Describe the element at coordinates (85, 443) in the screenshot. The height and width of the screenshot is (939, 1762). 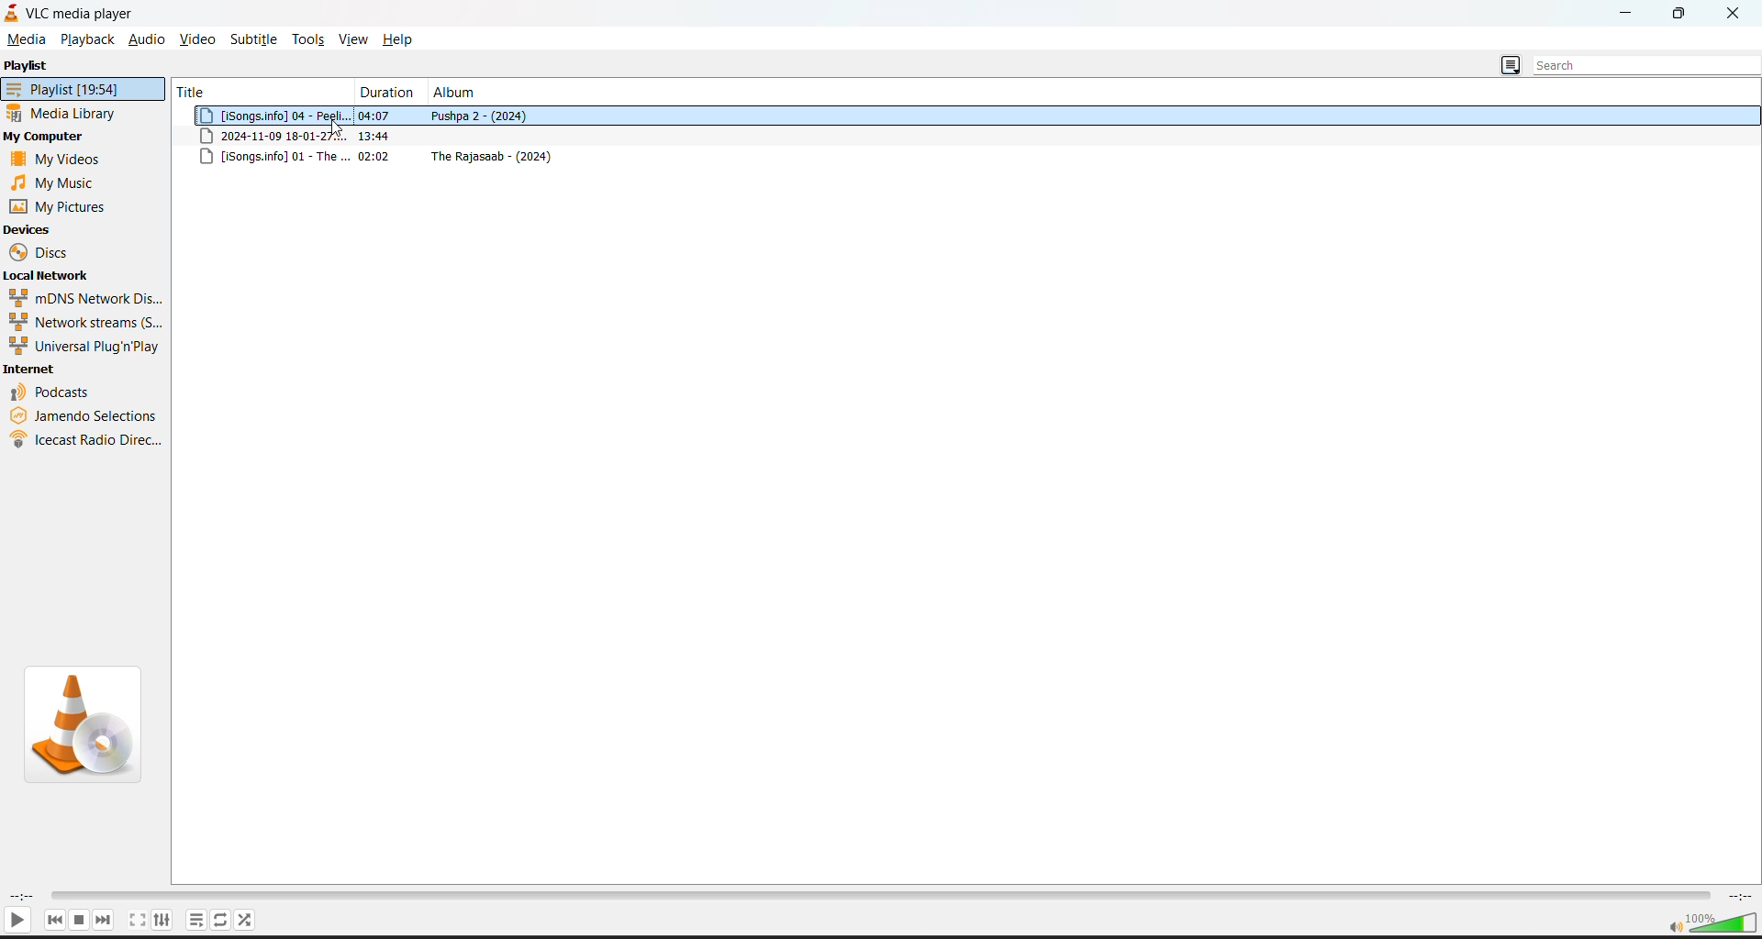
I see `icecast` at that location.